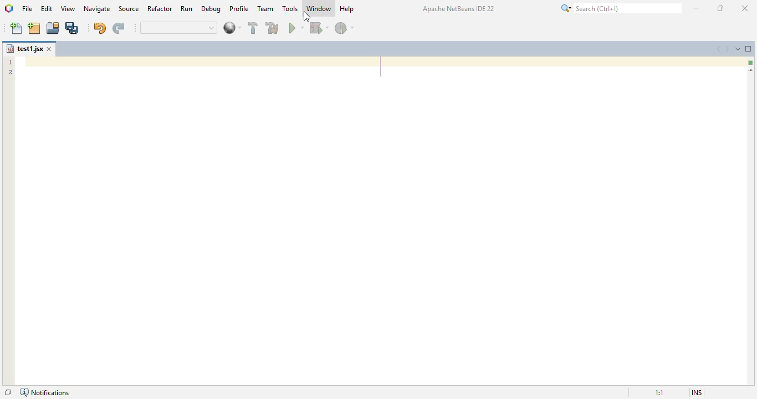  Describe the element at coordinates (178, 28) in the screenshot. I see `quick search bar` at that location.